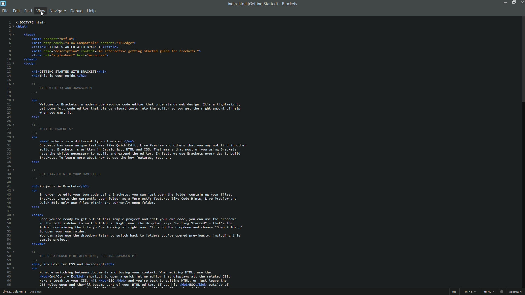 Image resolution: width=525 pixels, height=295 pixels. What do you see at coordinates (91, 11) in the screenshot?
I see `help` at bounding box center [91, 11].